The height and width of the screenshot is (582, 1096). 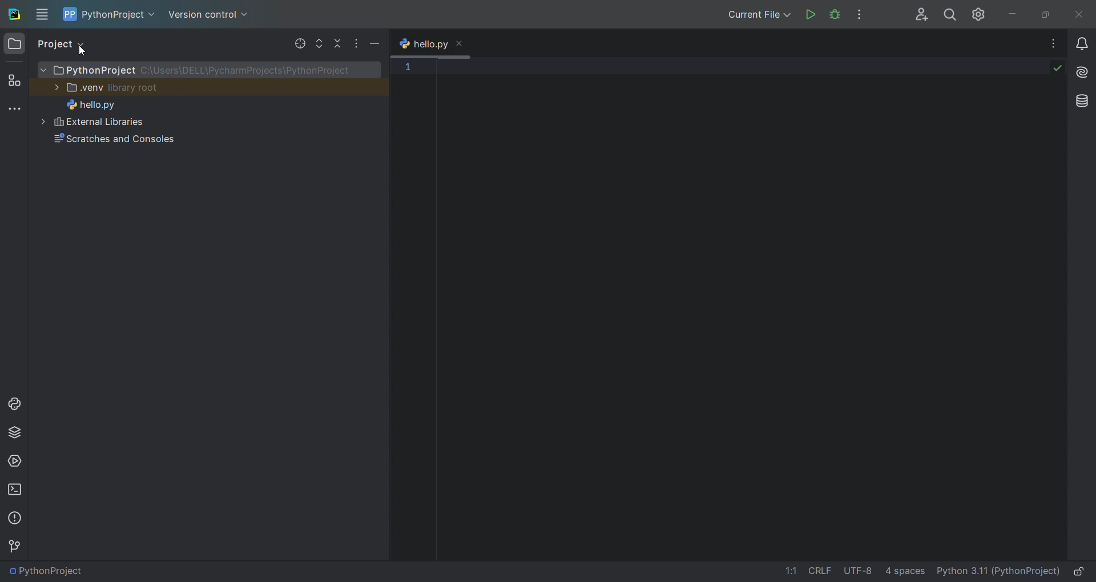 I want to click on terminal, so click(x=15, y=492).